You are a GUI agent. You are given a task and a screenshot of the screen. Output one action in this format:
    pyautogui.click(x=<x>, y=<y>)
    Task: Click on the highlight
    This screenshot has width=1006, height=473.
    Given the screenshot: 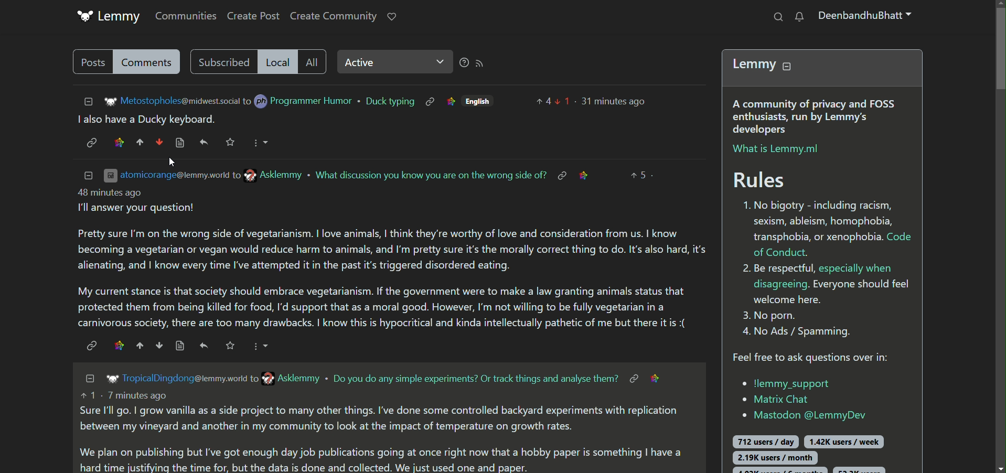 What is the action you would take?
    pyautogui.click(x=659, y=378)
    